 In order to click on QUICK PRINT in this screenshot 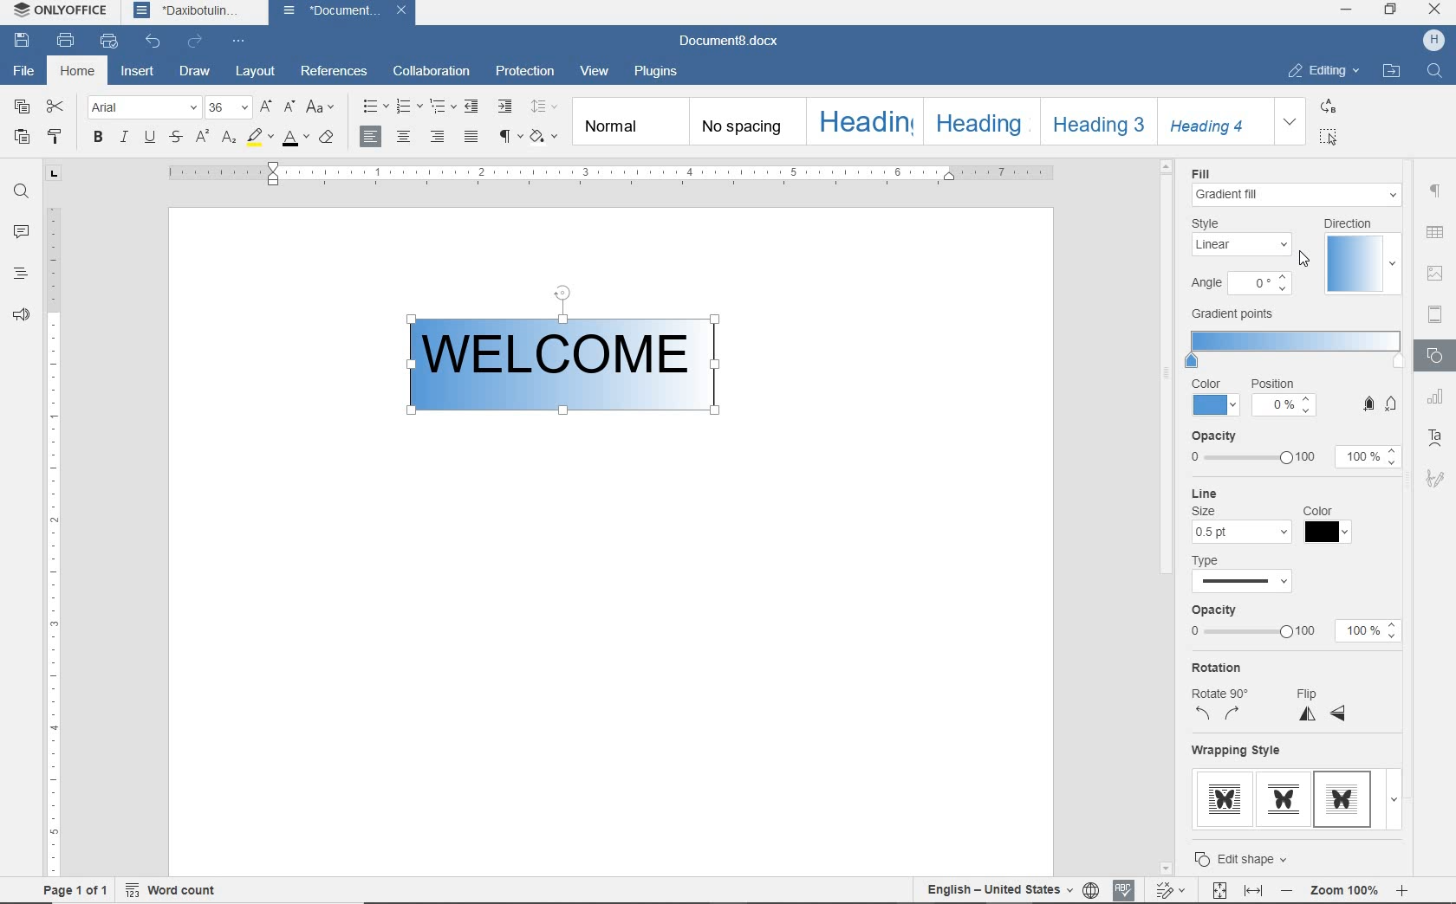, I will do `click(107, 42)`.